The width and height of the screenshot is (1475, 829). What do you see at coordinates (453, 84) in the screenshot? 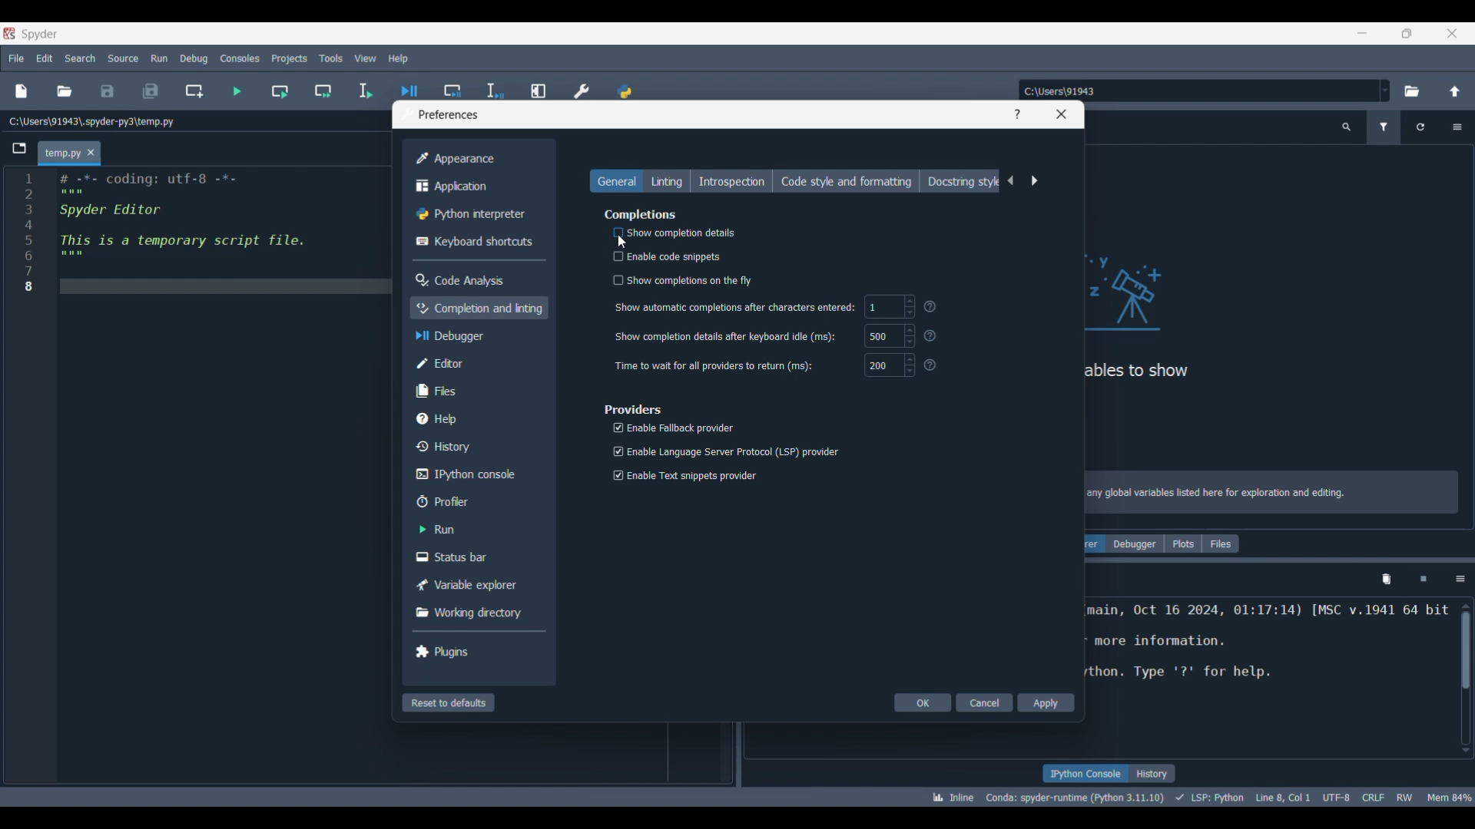
I see `Debug cell` at bounding box center [453, 84].